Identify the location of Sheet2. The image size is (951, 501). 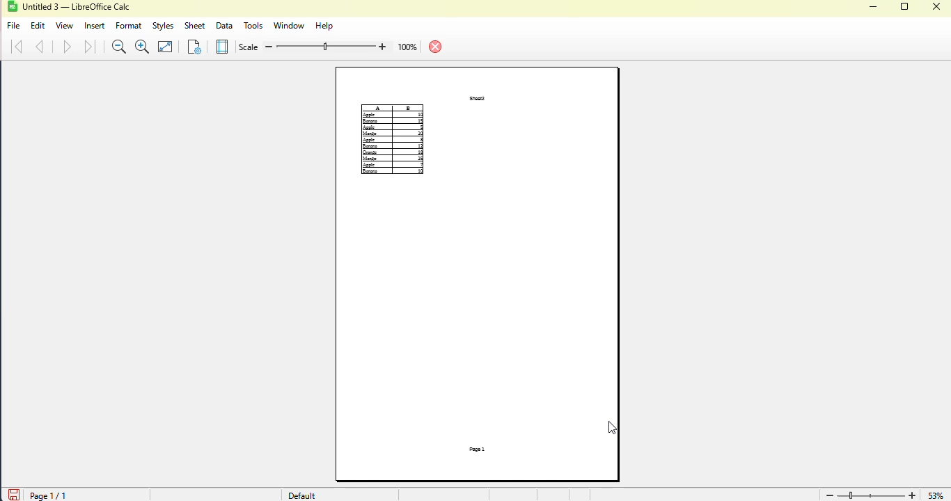
(478, 98).